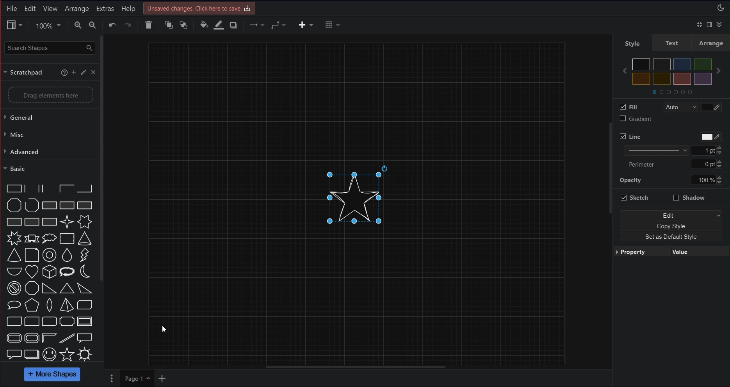  I want to click on Sketch, so click(635, 197).